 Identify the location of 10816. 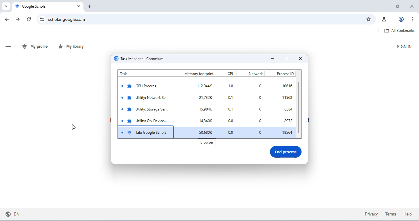
(288, 86).